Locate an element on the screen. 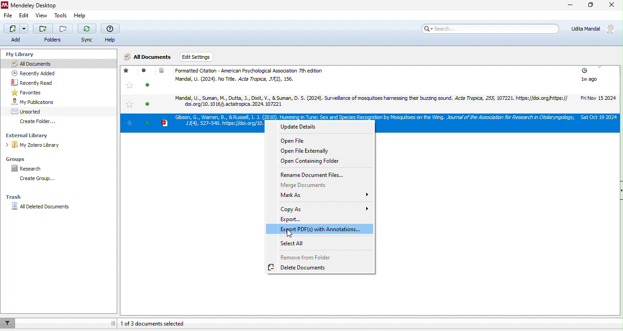 The width and height of the screenshot is (623, 331). 1 of 3 documents selected is located at coordinates (162, 323).